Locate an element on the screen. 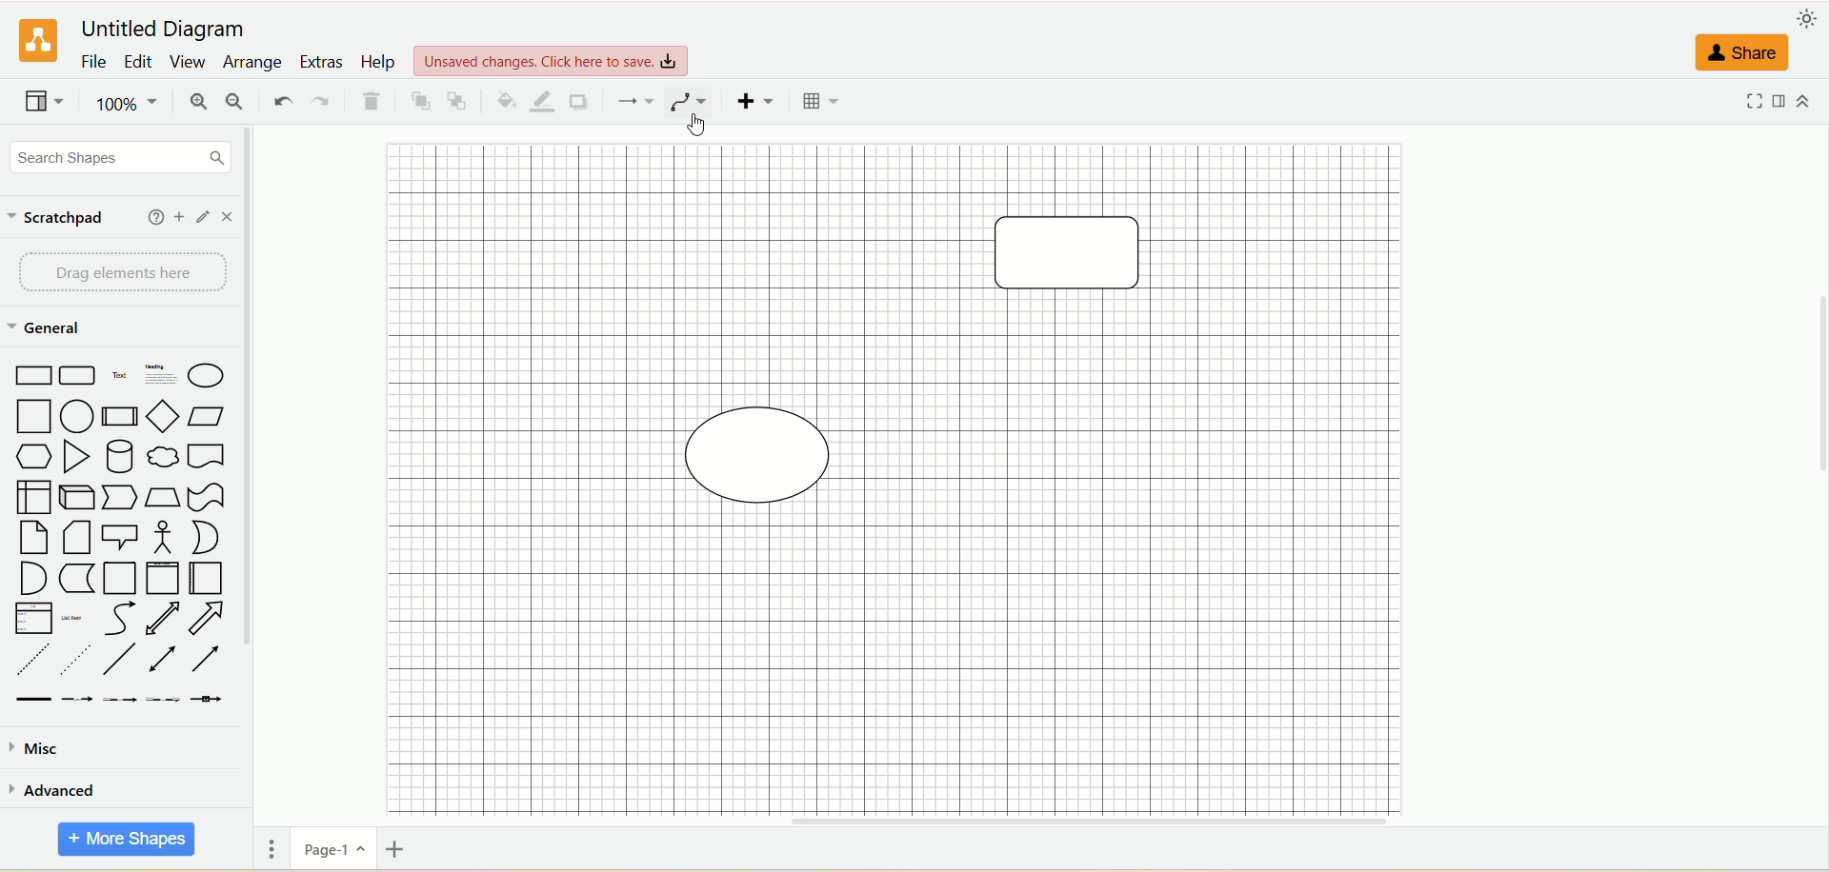 The width and height of the screenshot is (1829, 872). edit is located at coordinates (136, 64).